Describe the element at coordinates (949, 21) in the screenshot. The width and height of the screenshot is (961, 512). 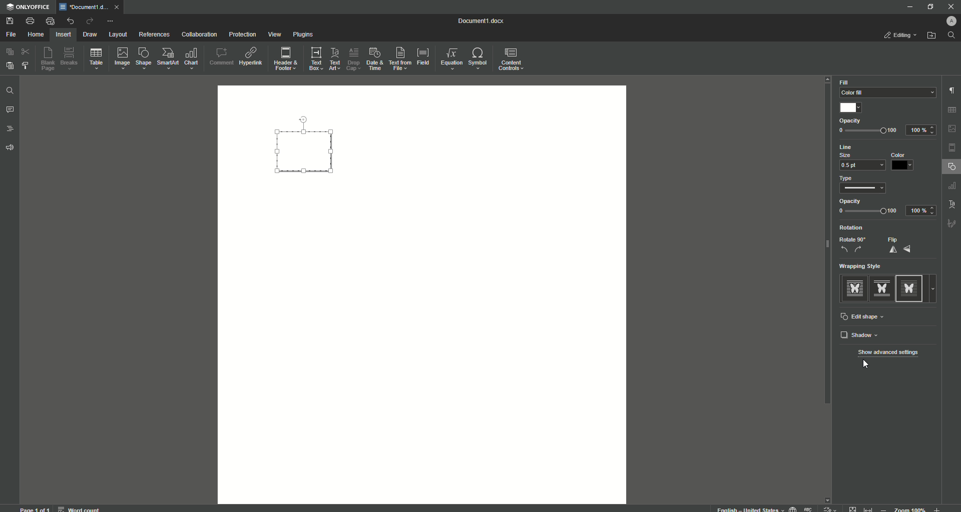
I see `Profile` at that location.